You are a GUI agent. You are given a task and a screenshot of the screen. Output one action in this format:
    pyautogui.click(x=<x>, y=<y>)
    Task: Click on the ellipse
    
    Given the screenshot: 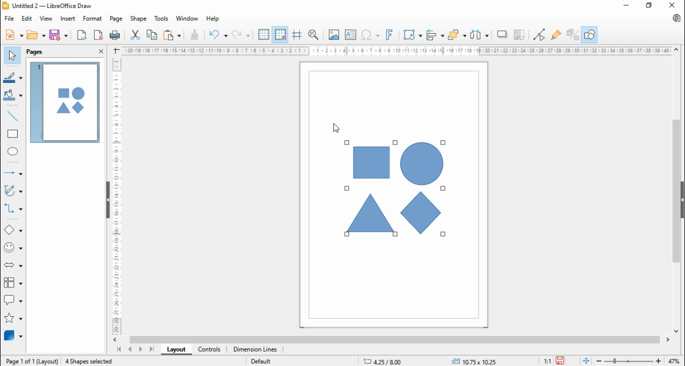 What is the action you would take?
    pyautogui.click(x=14, y=152)
    